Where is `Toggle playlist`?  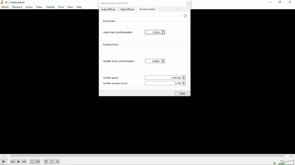 Toggle playlist is located at coordinates (46, 161).